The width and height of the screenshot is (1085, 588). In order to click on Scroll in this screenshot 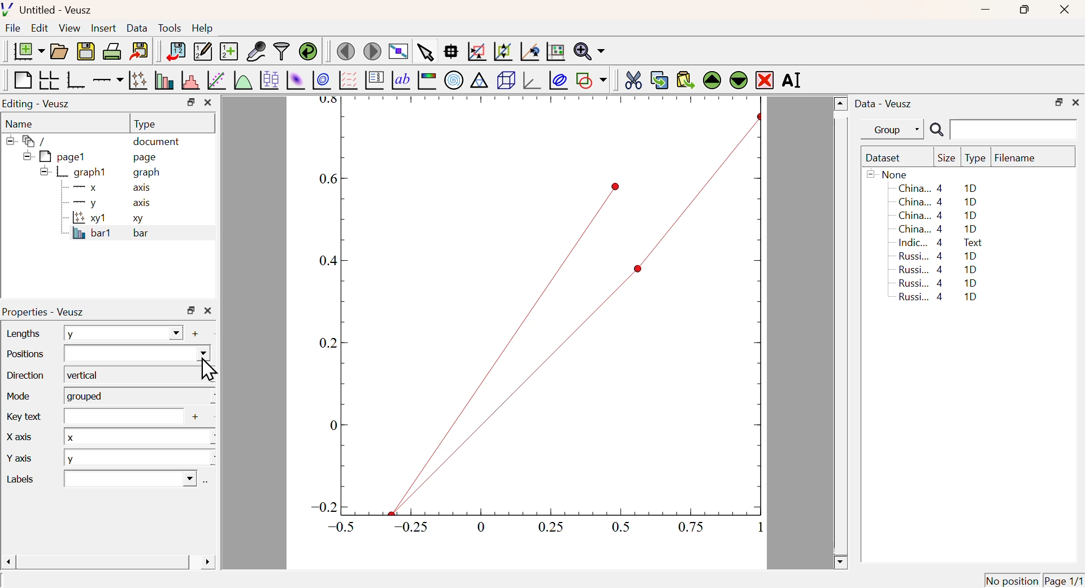, I will do `click(841, 334)`.